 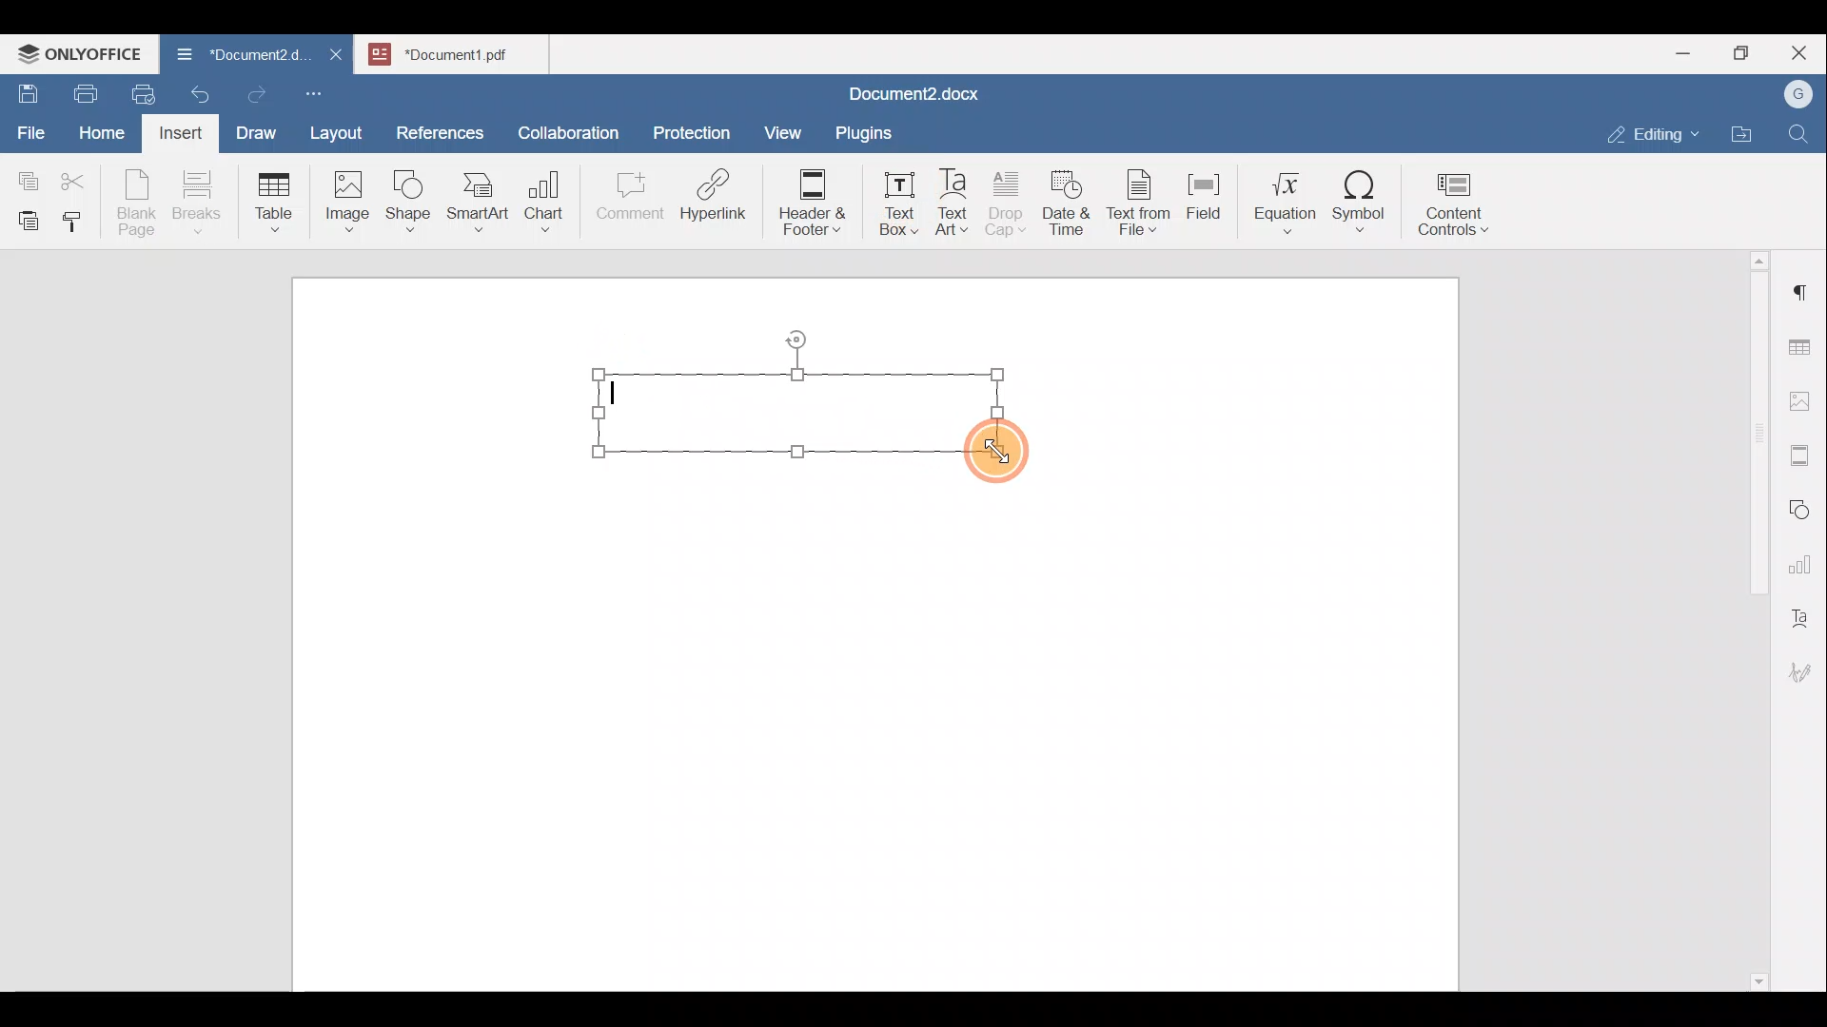 I want to click on Account name, so click(x=1794, y=95).